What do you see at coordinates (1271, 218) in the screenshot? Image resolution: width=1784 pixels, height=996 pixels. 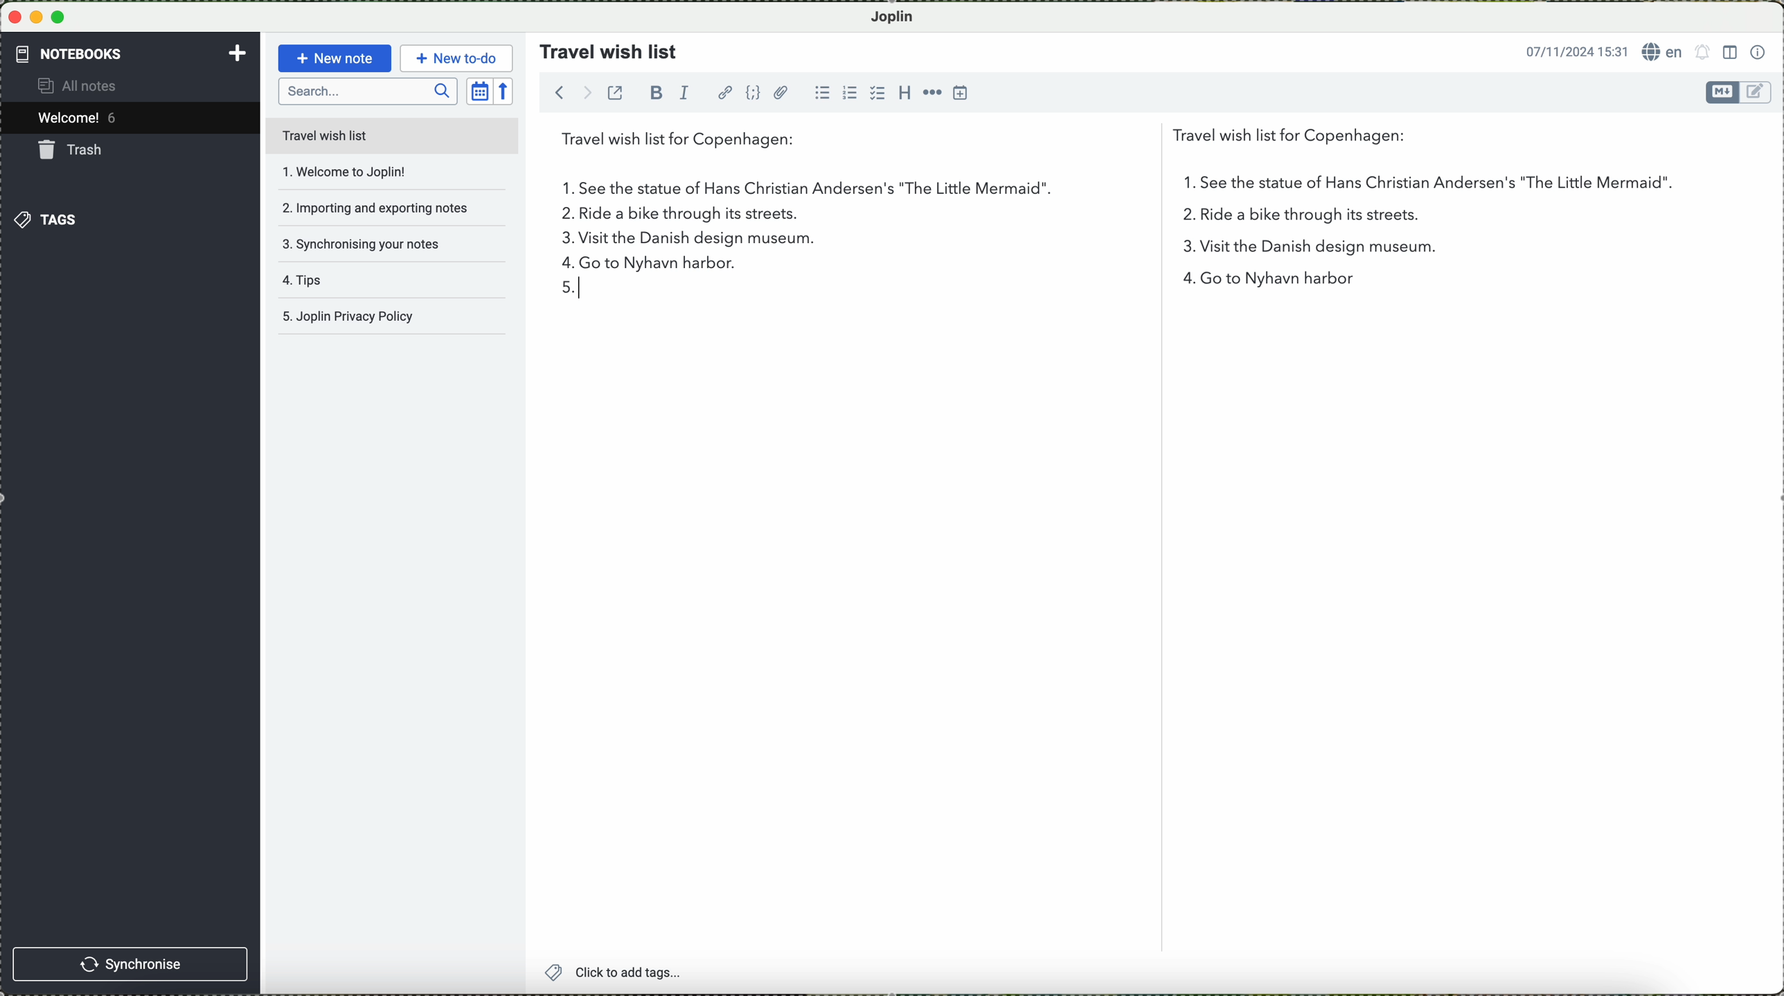 I see `2 in the list` at bounding box center [1271, 218].